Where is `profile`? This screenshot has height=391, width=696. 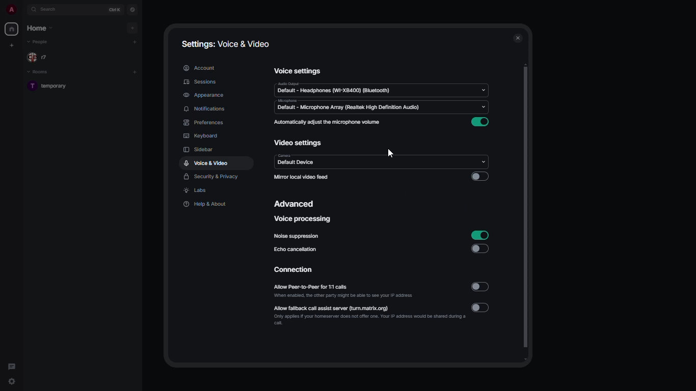 profile is located at coordinates (10, 10).